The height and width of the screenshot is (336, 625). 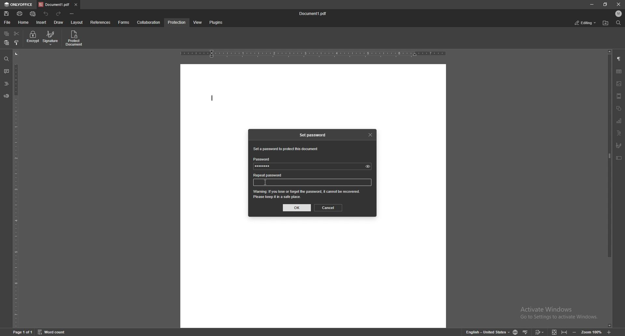 What do you see at coordinates (74, 38) in the screenshot?
I see `protect document` at bounding box center [74, 38].